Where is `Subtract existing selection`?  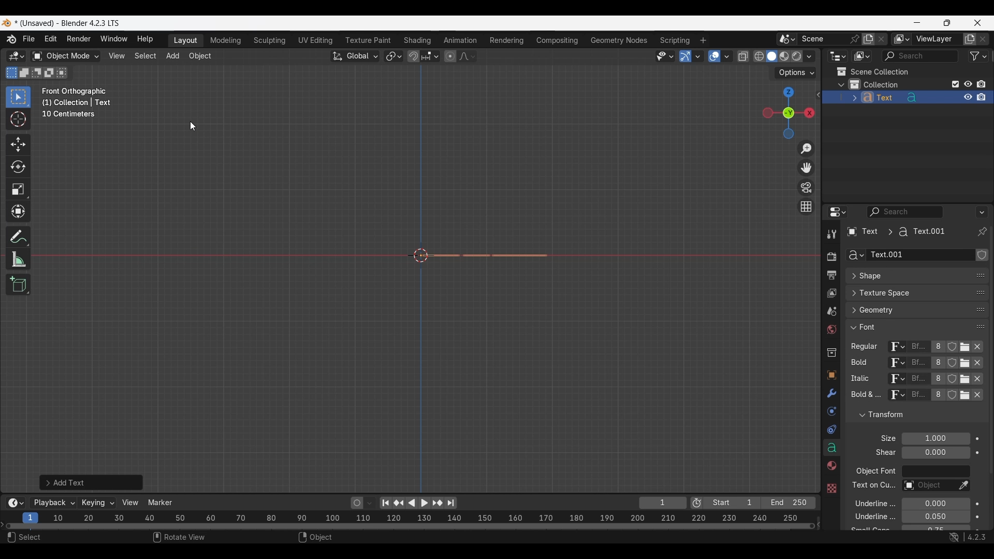 Subtract existing selection is located at coordinates (37, 73).